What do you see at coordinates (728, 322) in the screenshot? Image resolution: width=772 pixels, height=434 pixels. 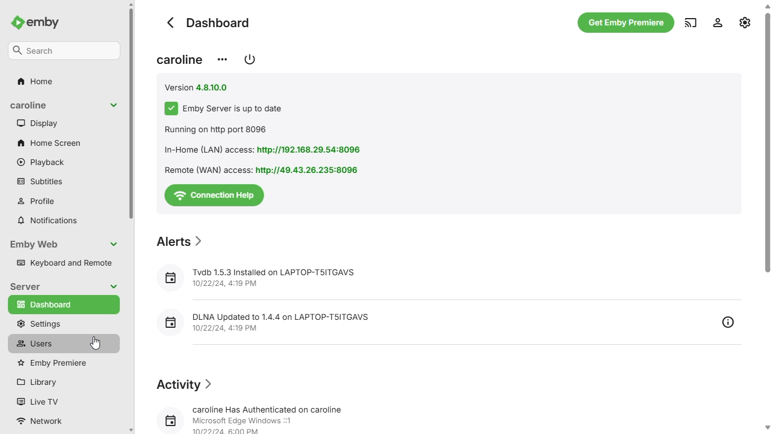 I see `overview` at bounding box center [728, 322].